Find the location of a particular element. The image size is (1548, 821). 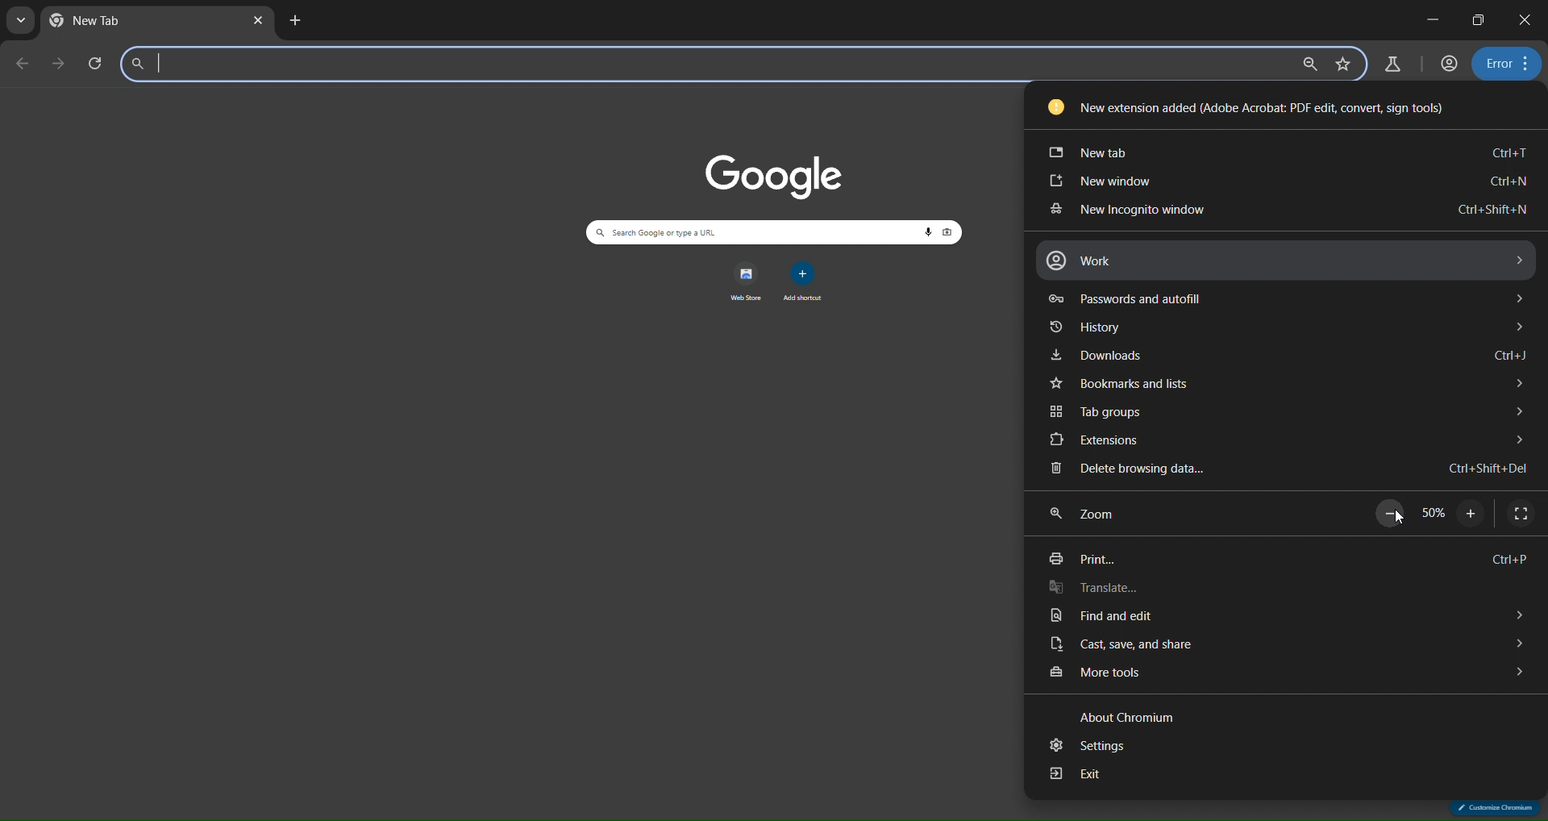

find and edit is located at coordinates (1291, 616).